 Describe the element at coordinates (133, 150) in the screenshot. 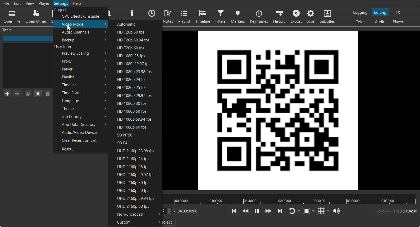

I see `UHD 2160p 23.98 fps` at that location.